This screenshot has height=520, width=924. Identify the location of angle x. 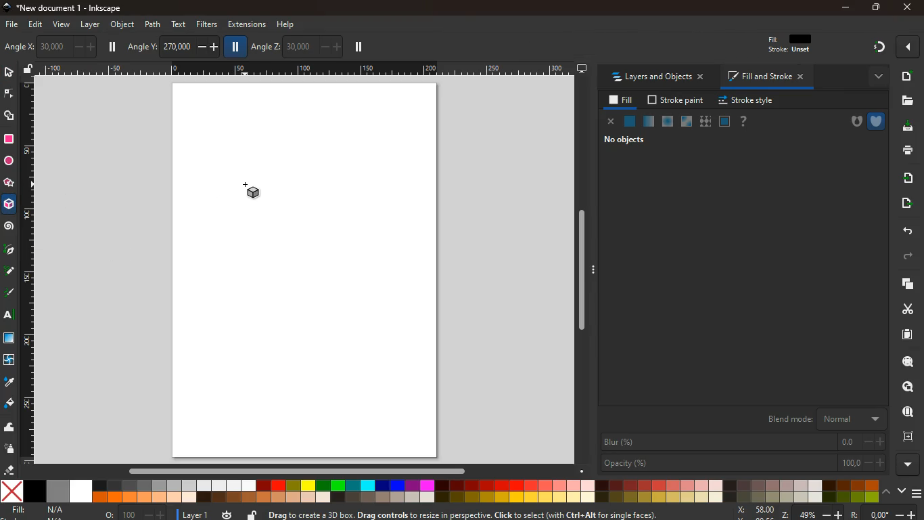
(60, 45).